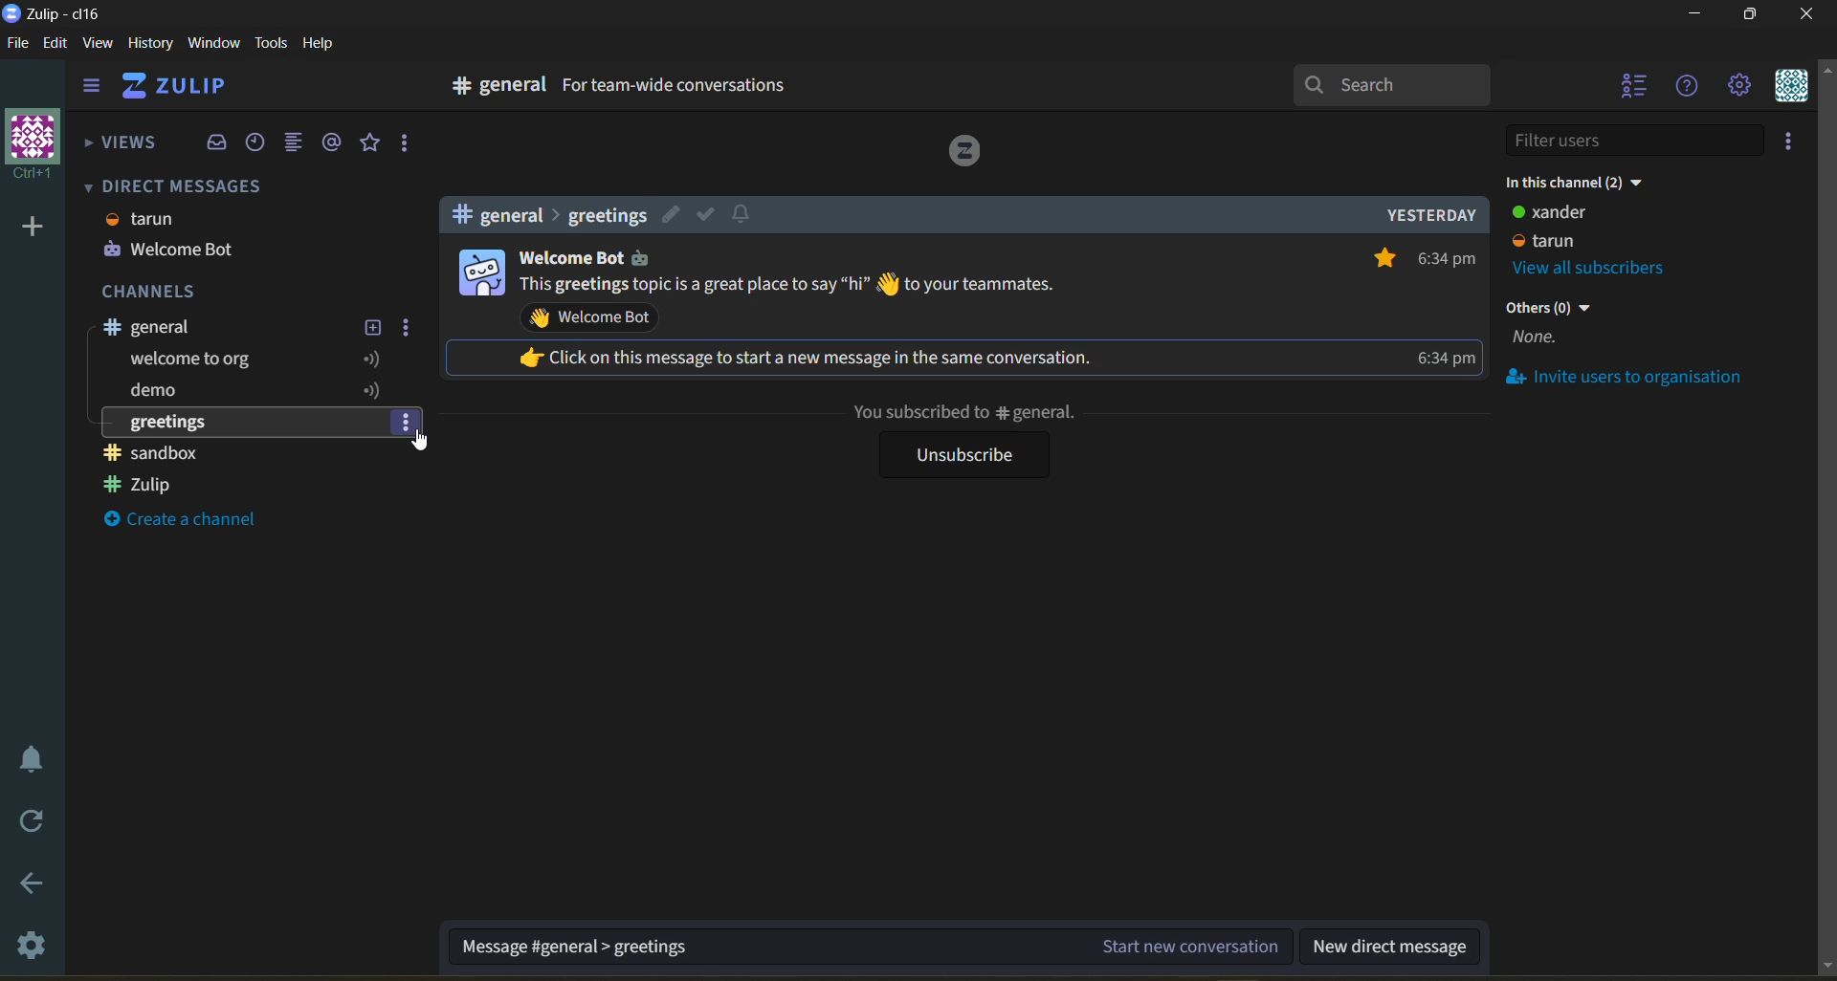 The height and width of the screenshot is (981, 1837). Describe the element at coordinates (792, 287) in the screenshot. I see `message` at that location.